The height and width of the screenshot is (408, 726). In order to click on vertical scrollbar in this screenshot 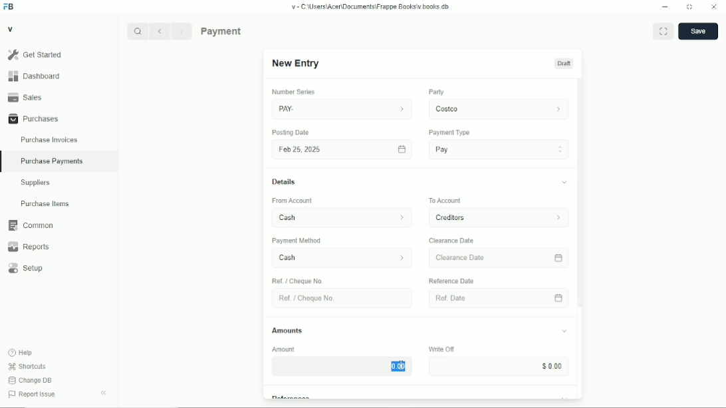, I will do `click(579, 195)`.